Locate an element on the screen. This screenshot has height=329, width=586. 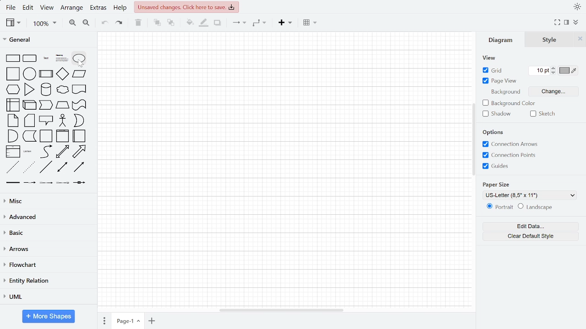
add page is located at coordinates (153, 321).